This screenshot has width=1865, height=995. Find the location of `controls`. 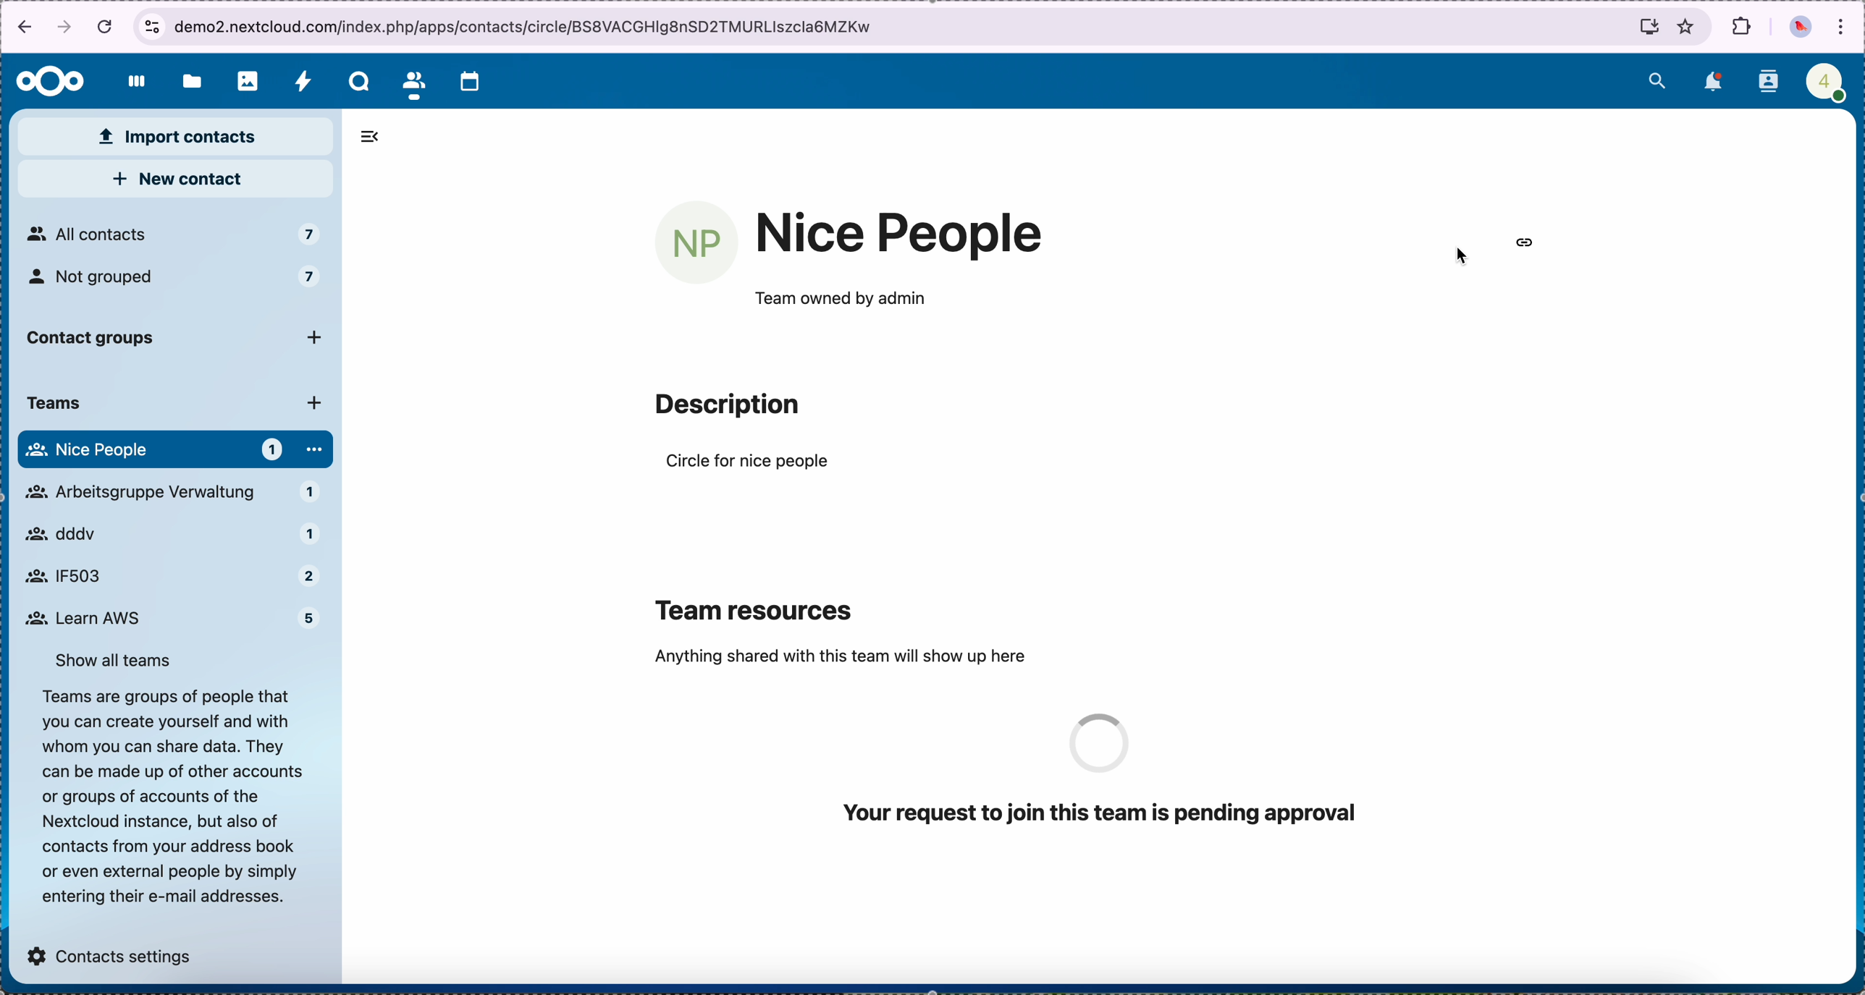

controls is located at coordinates (151, 24).